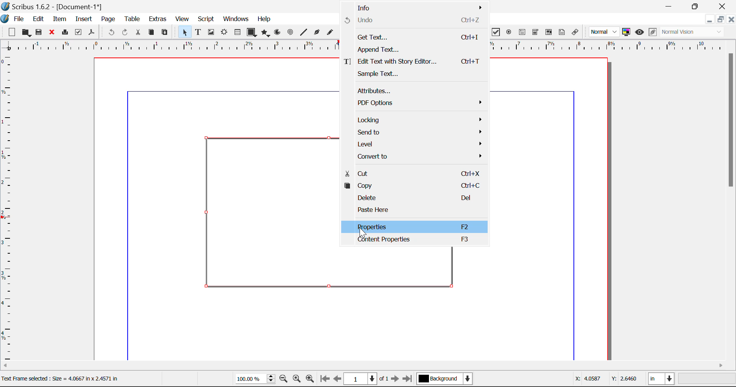 The height and width of the screenshot is (387, 736). Describe the element at coordinates (224, 33) in the screenshot. I see `Render Frame` at that location.